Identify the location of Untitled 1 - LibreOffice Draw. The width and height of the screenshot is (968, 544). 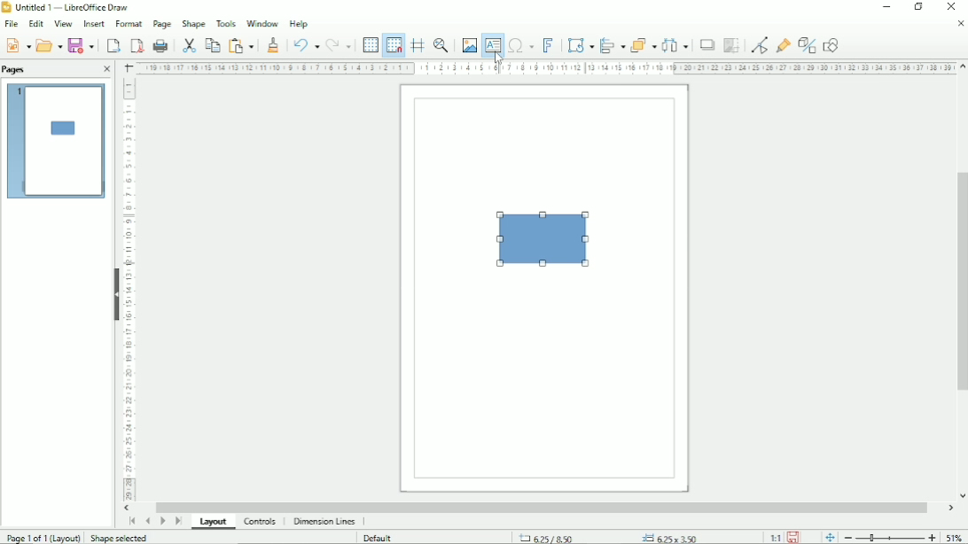
(68, 6).